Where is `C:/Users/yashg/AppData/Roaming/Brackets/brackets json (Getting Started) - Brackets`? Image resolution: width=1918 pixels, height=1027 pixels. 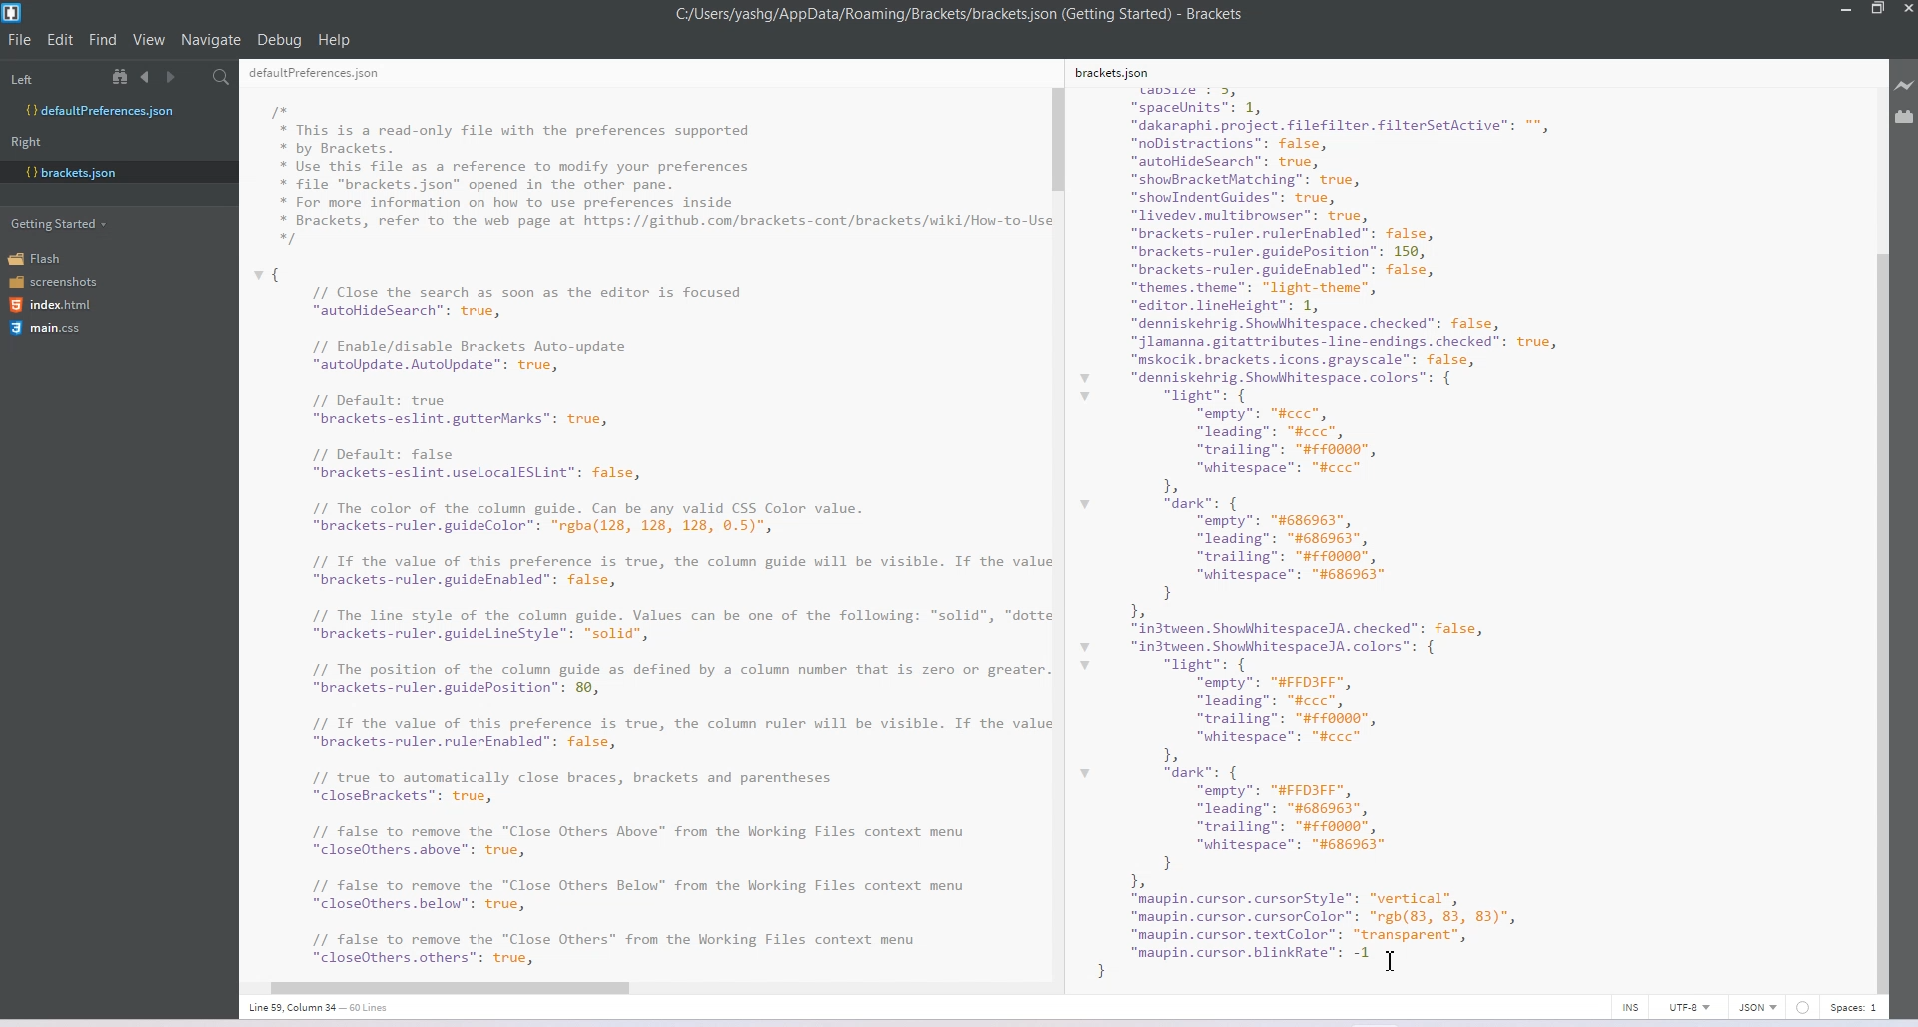
C:/Users/yashg/AppData/Roaming/Brackets/brackets json (Getting Started) - Brackets is located at coordinates (961, 14).